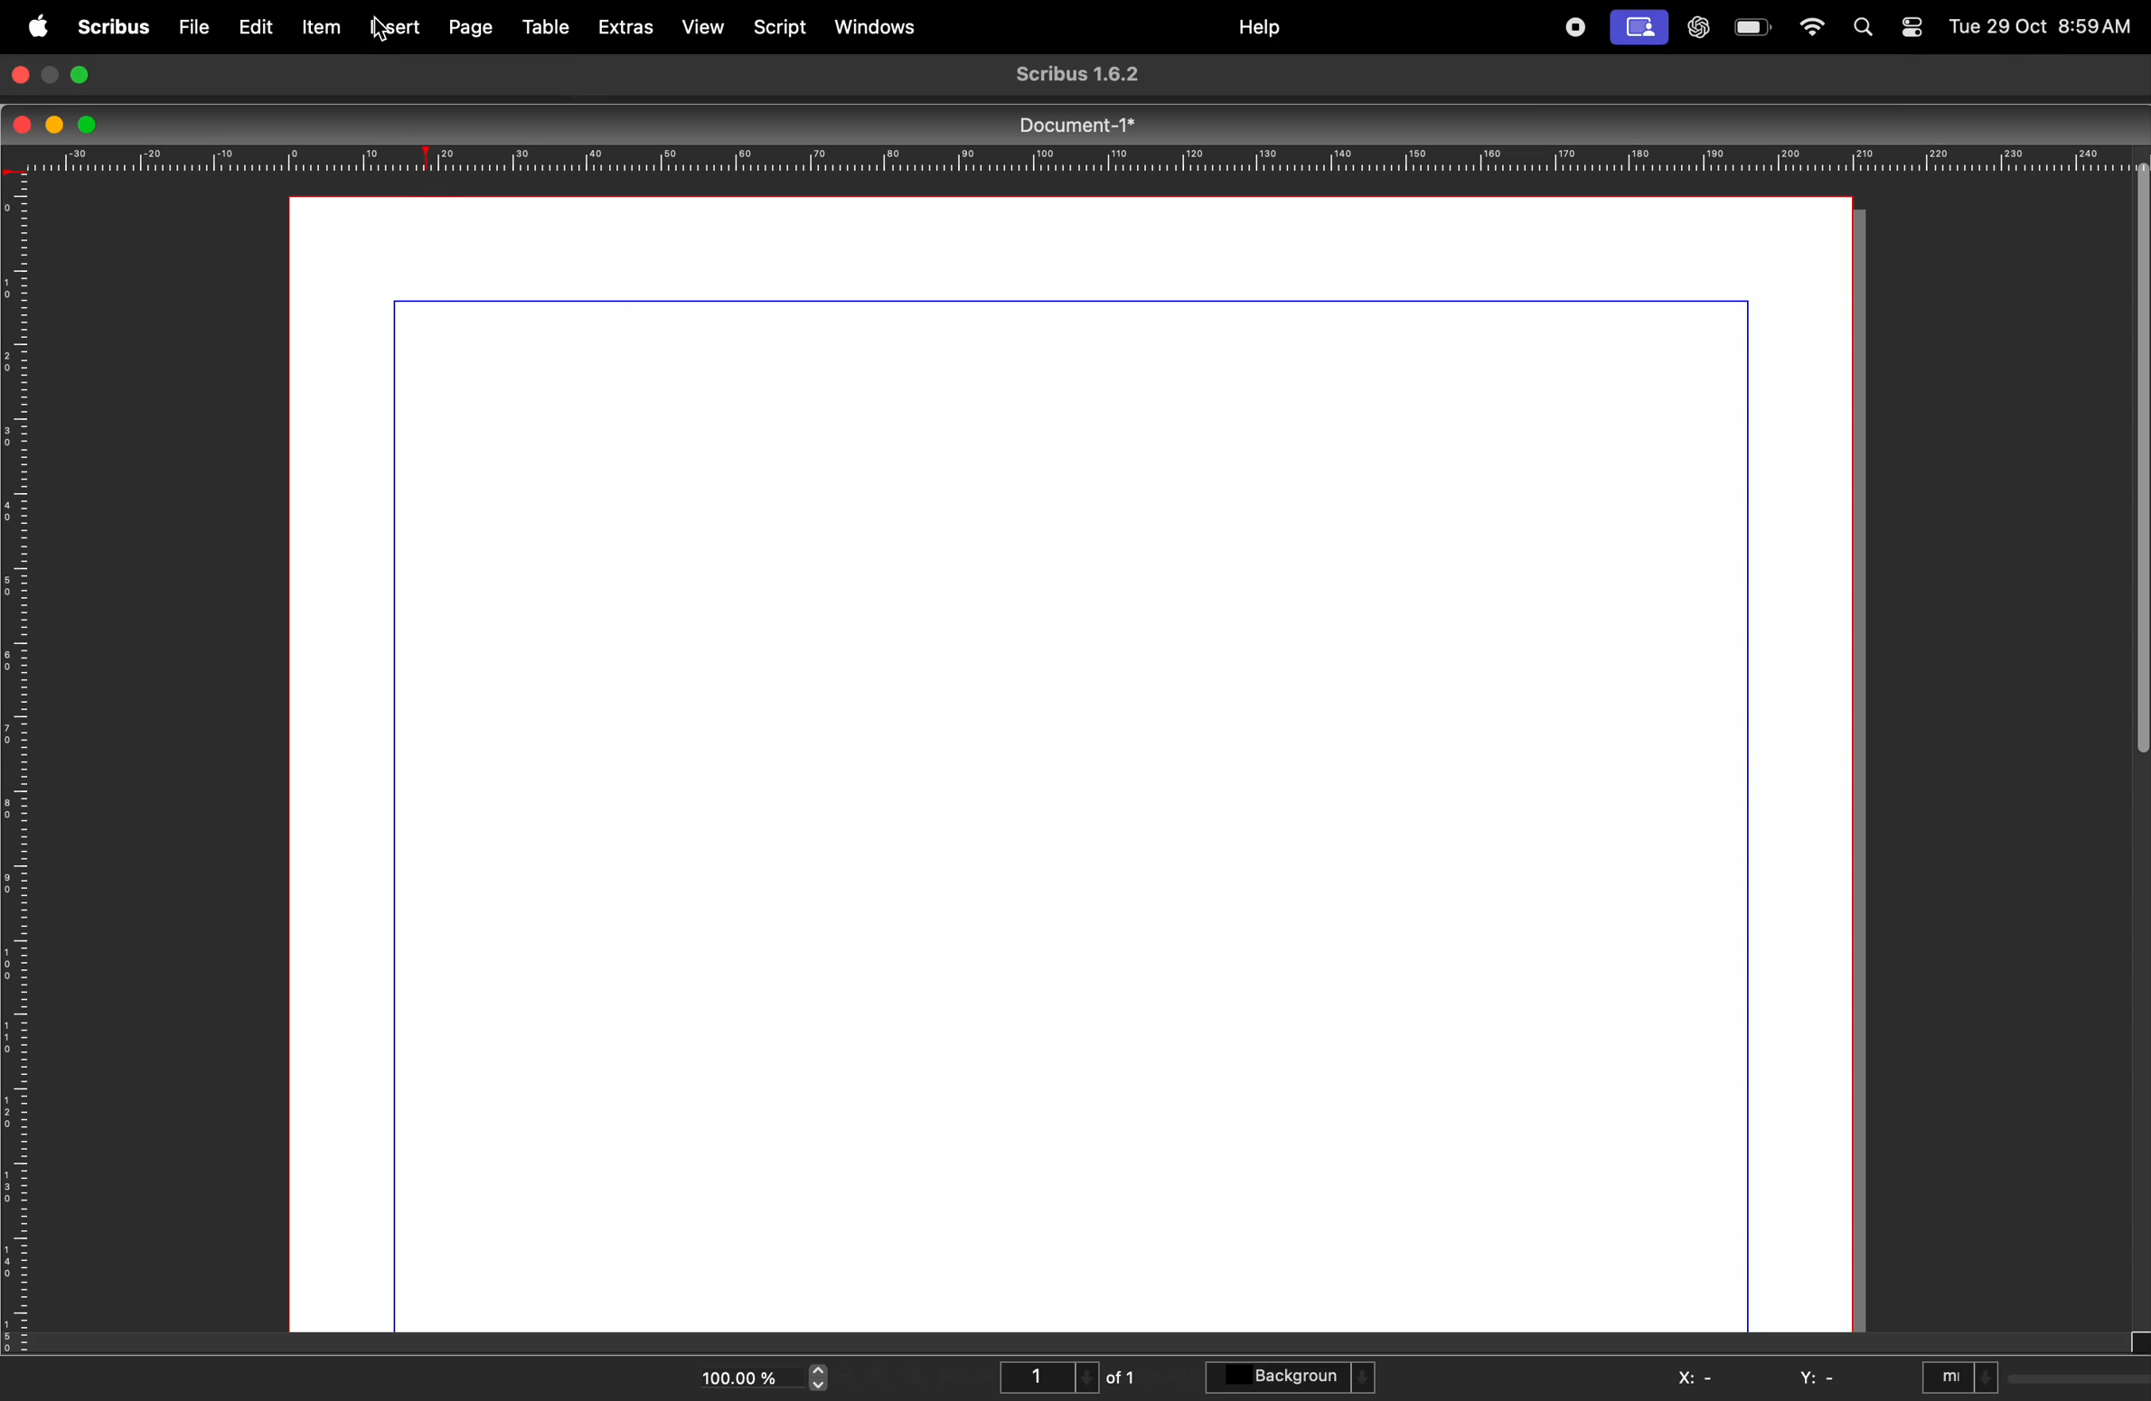 The width and height of the screenshot is (2151, 1401). I want to click on background, so click(1295, 1379).